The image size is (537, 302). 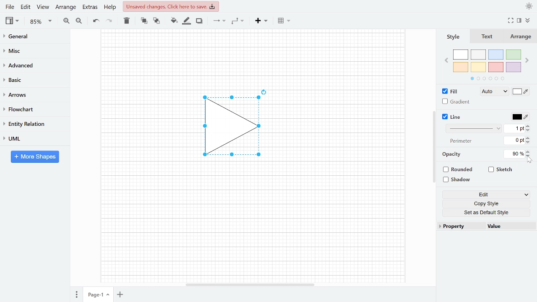 What do you see at coordinates (475, 128) in the screenshot?
I see `Line style` at bounding box center [475, 128].